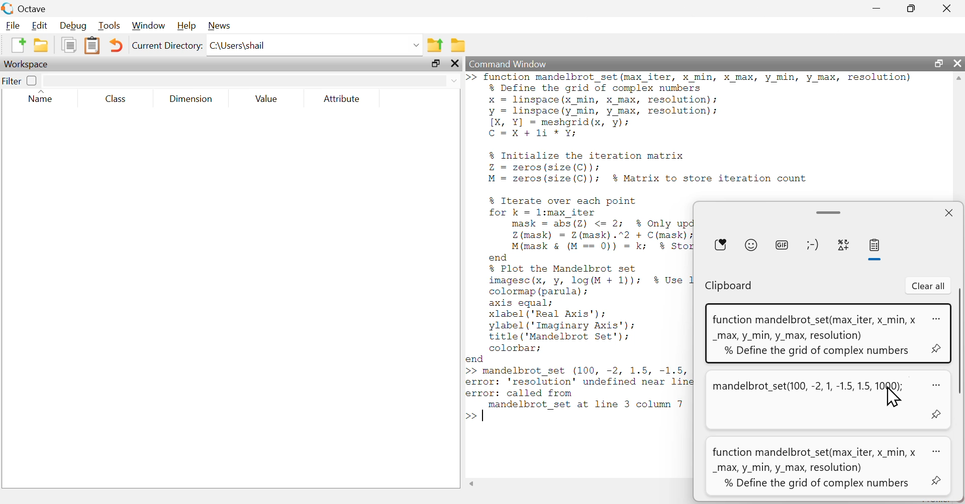 This screenshot has height=504, width=965. Describe the element at coordinates (947, 7) in the screenshot. I see `close` at that location.